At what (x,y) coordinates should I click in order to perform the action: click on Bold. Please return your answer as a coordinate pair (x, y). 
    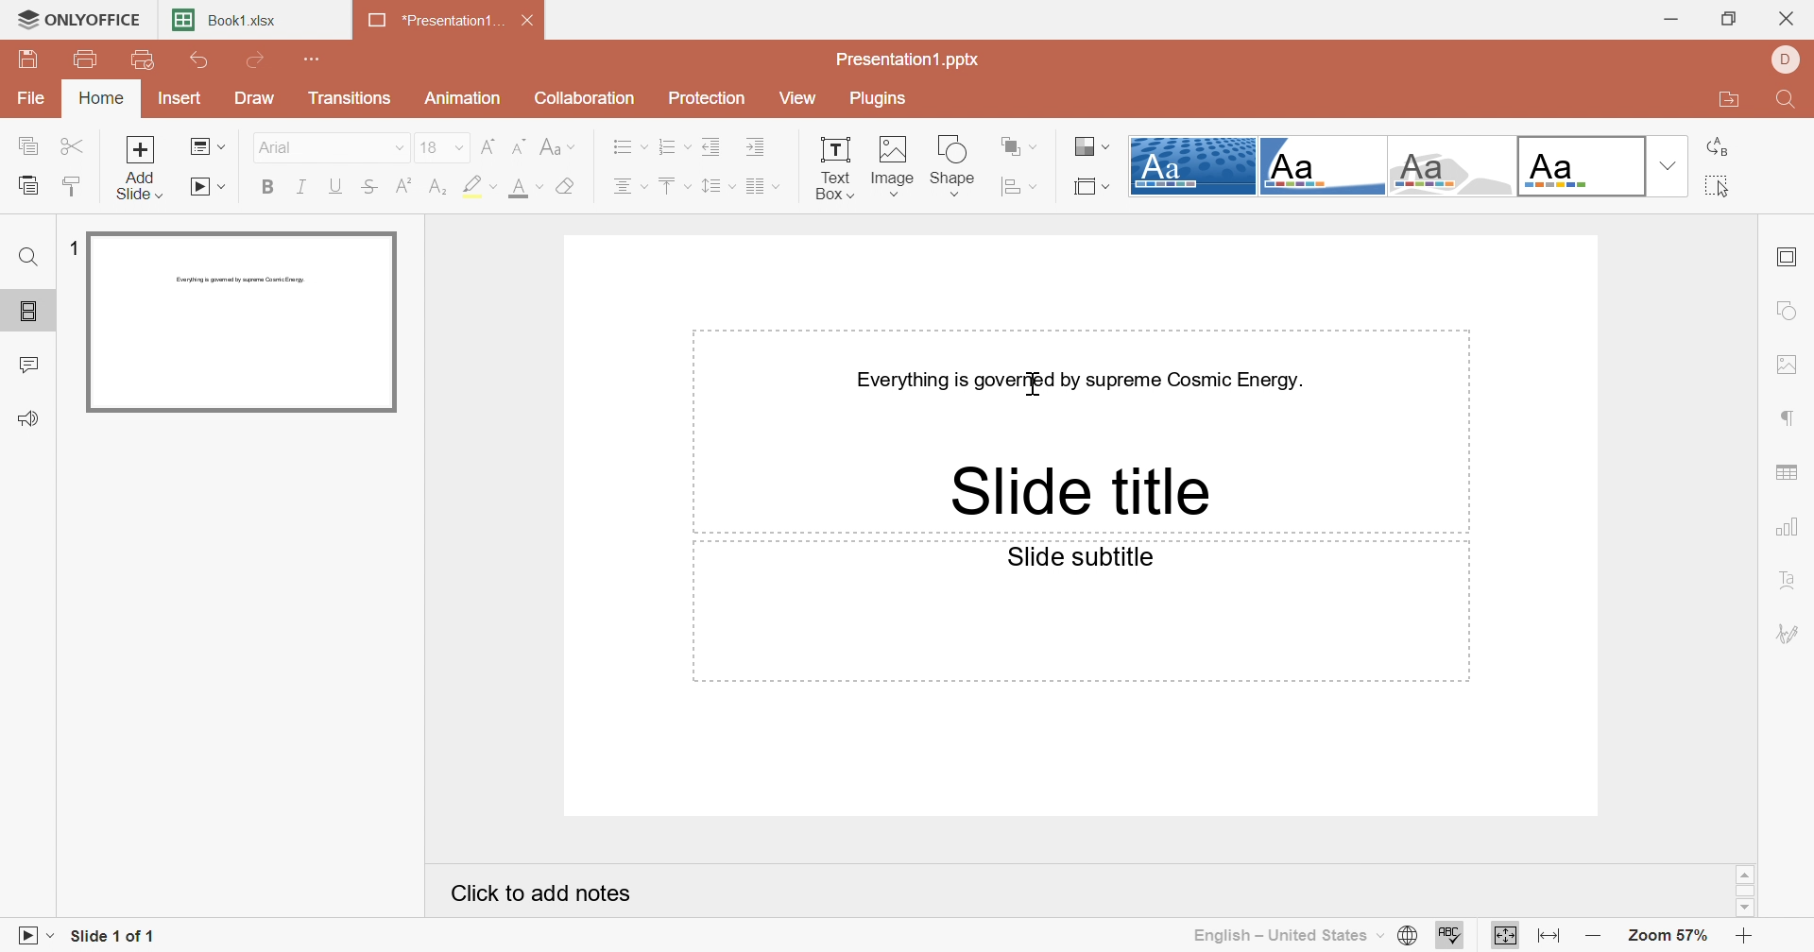
    Looking at the image, I should click on (266, 188).